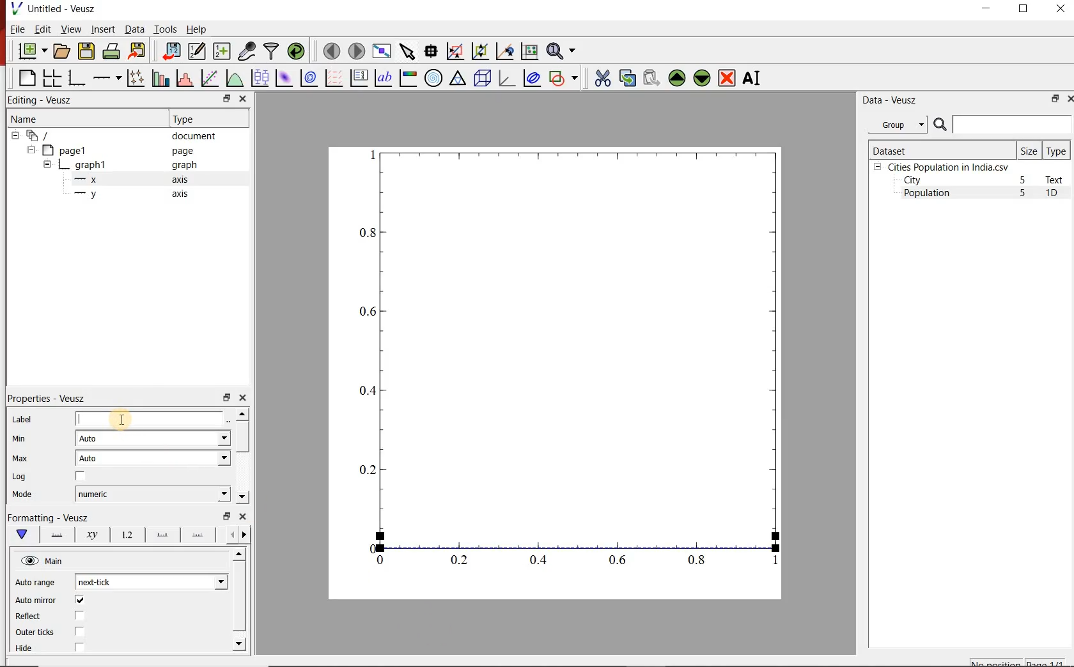  What do you see at coordinates (137, 52) in the screenshot?
I see `export to graphics format` at bounding box center [137, 52].